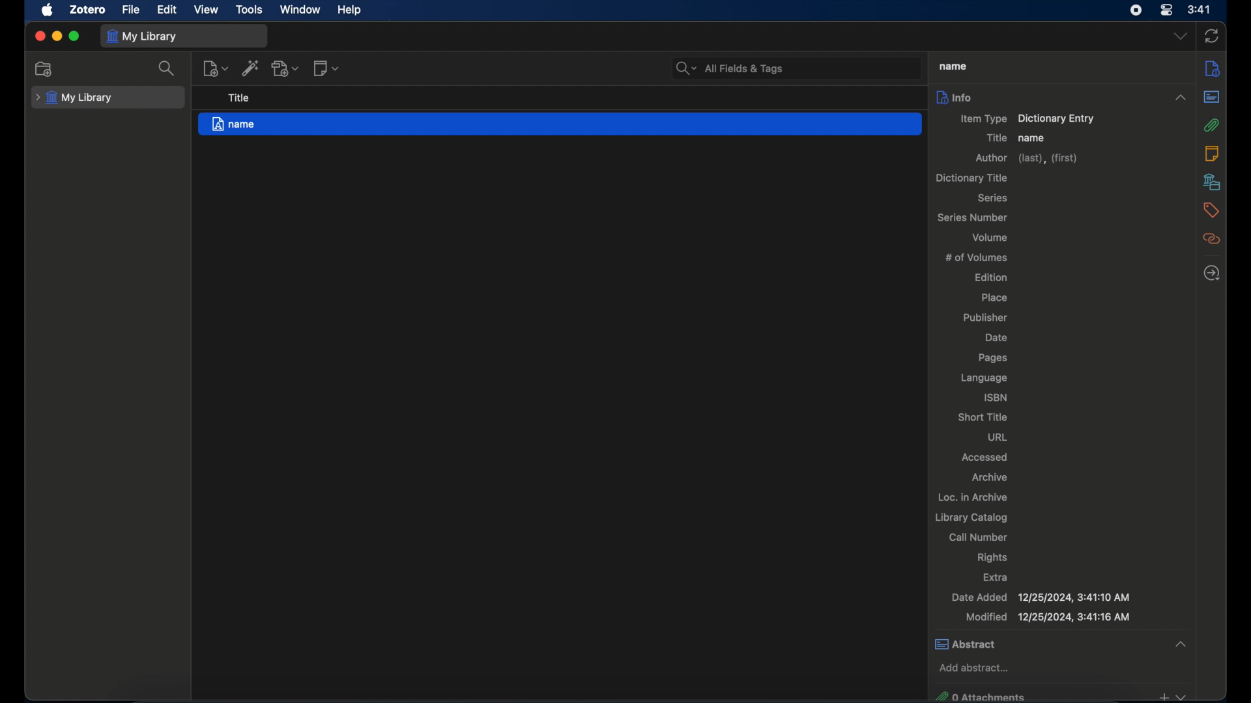 The height and width of the screenshot is (703, 1251). What do you see at coordinates (250, 68) in the screenshot?
I see `add item by identifier` at bounding box center [250, 68].